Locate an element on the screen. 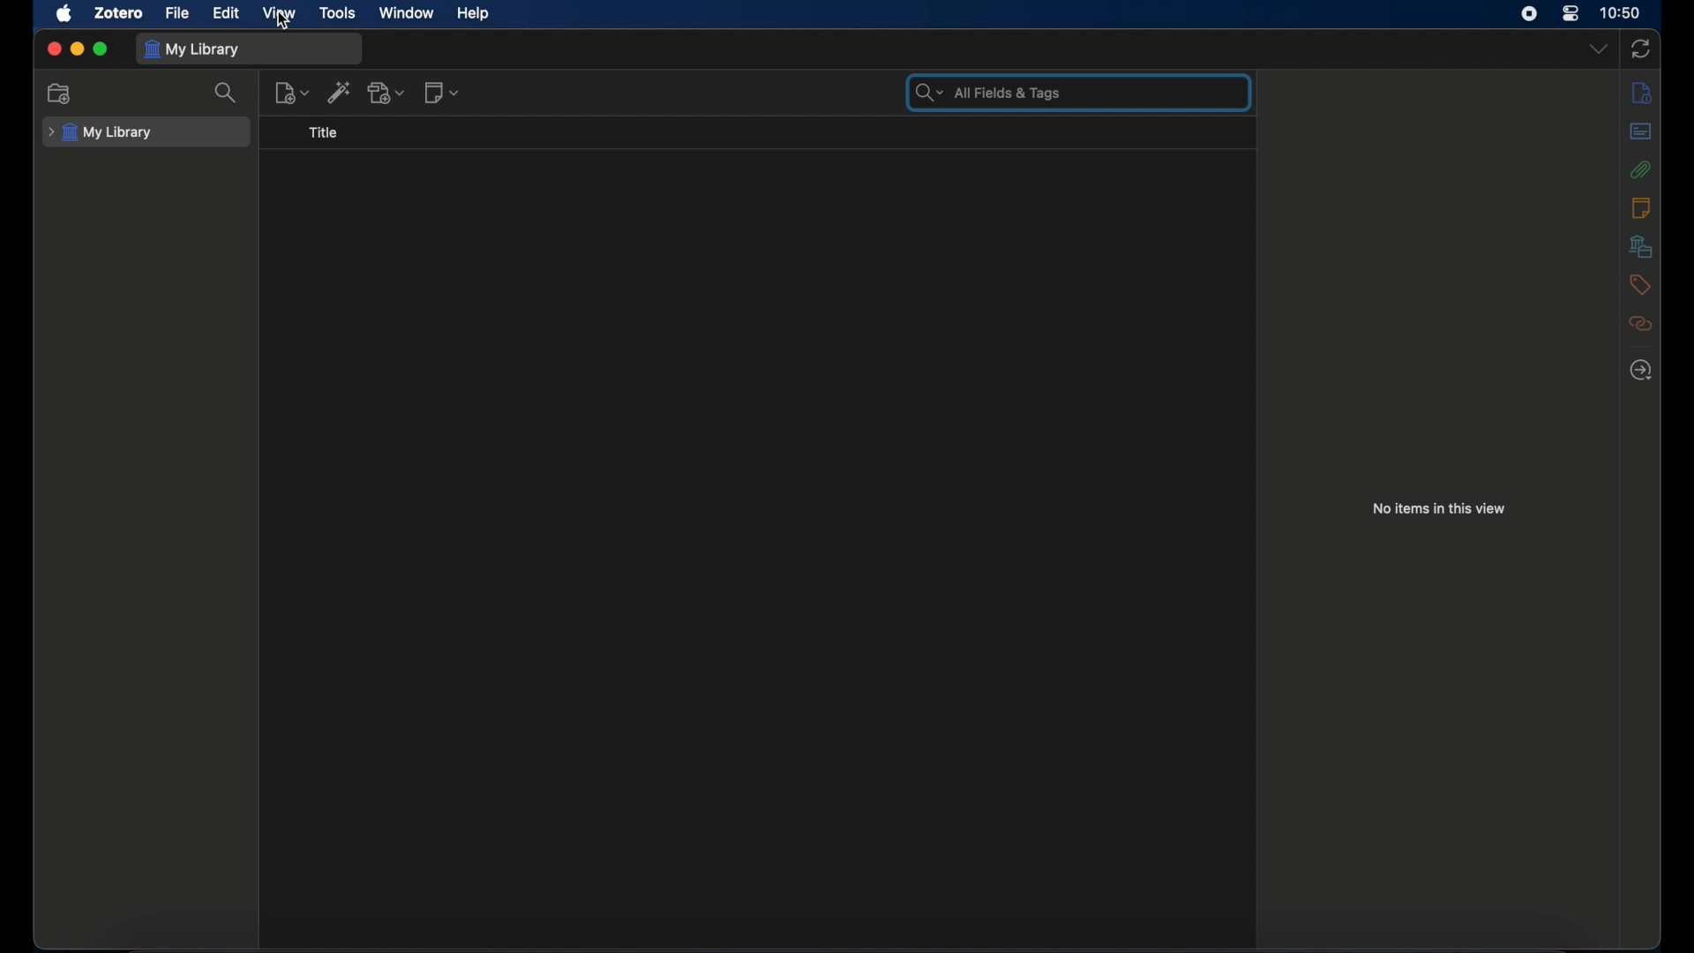 The height and width of the screenshot is (953, 1694). cursor is located at coordinates (286, 24).